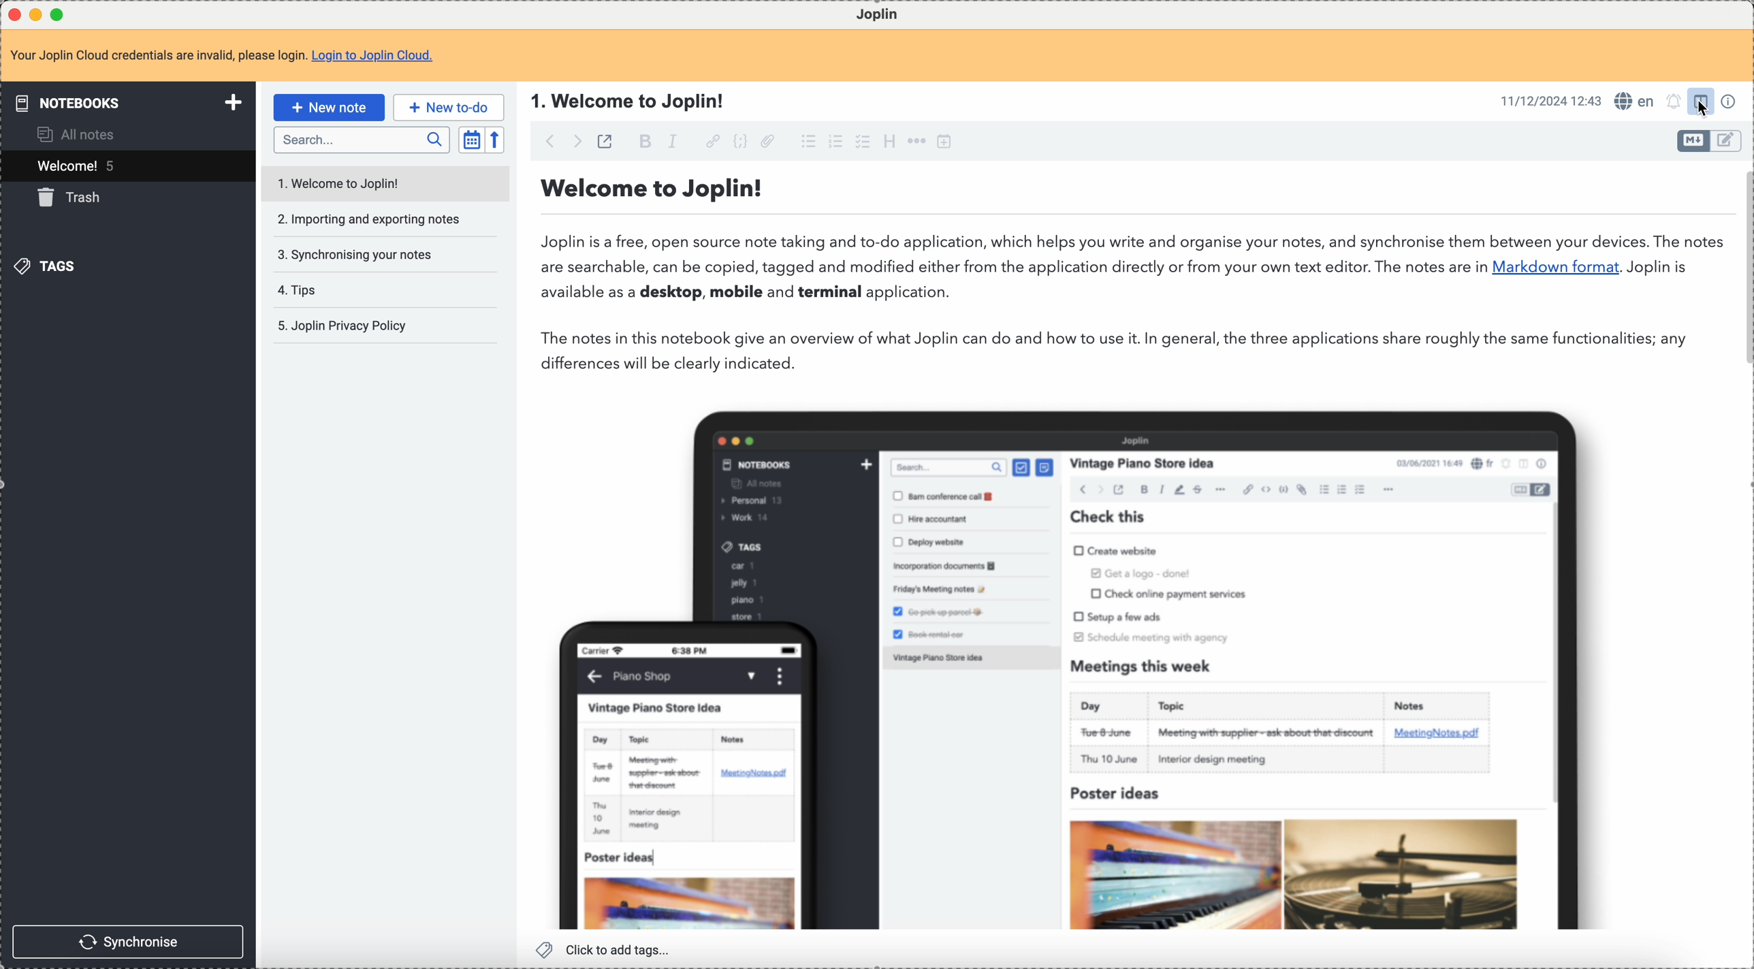 The image size is (1754, 969). I want to click on tags, so click(50, 268).